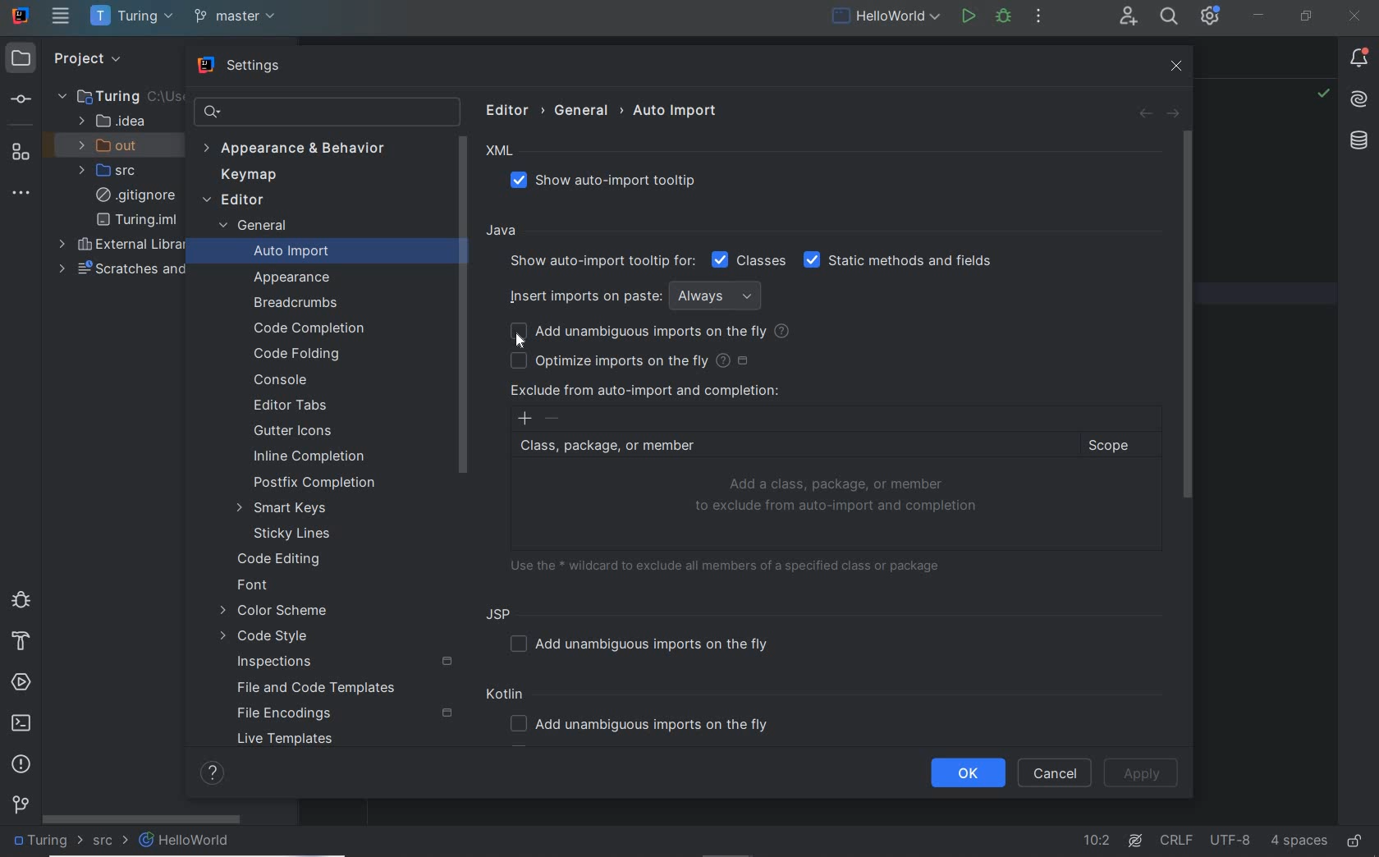  Describe the element at coordinates (346, 662) in the screenshot. I see `INSPECTIONS` at that location.